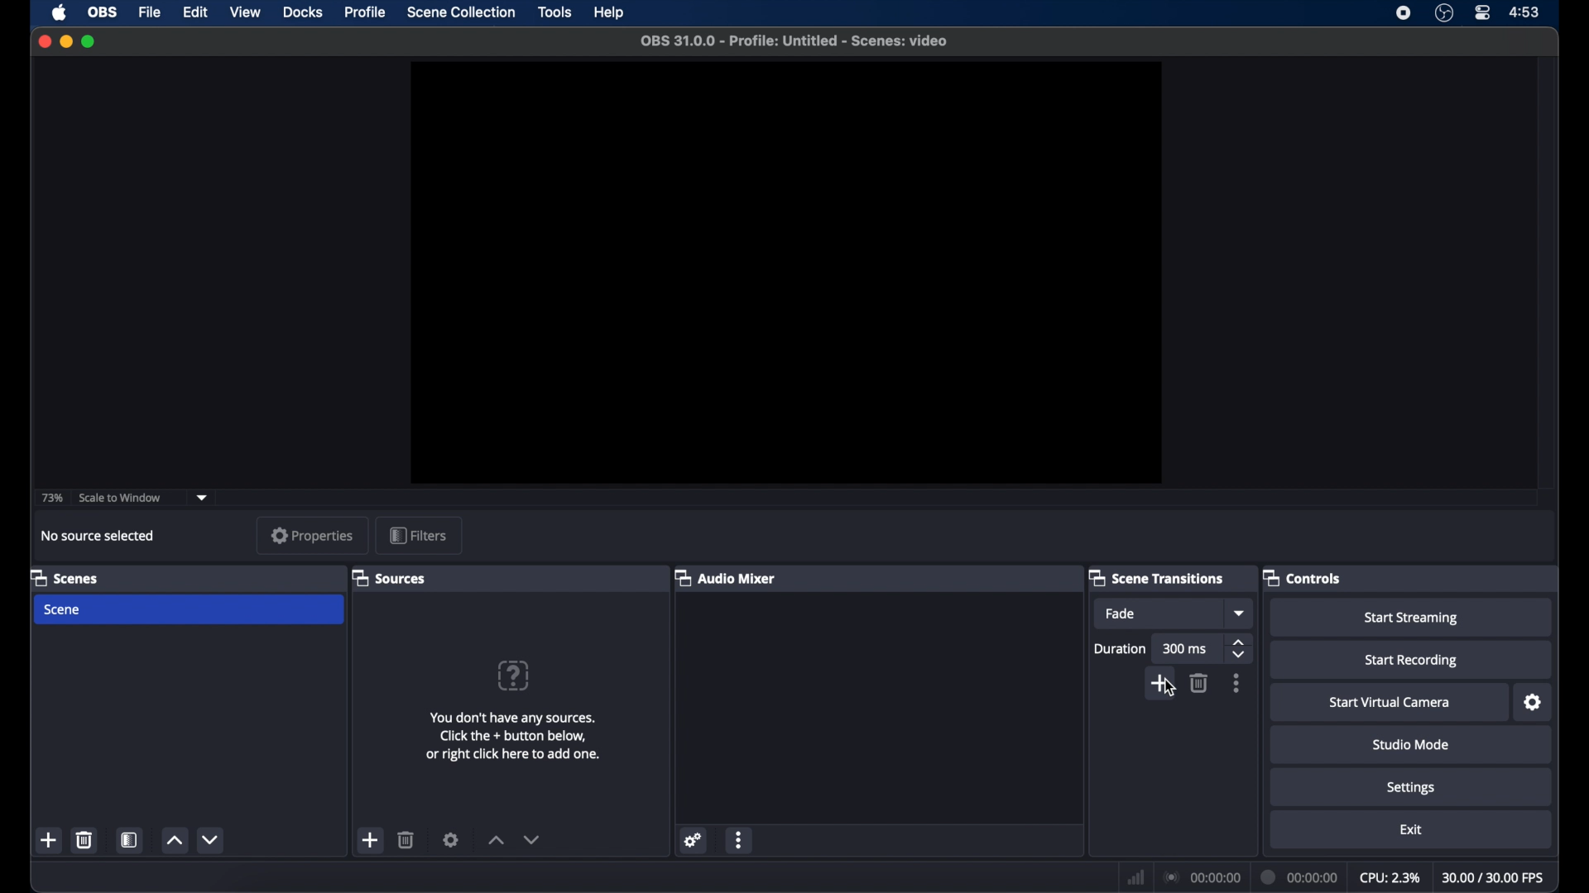  I want to click on start streaming, so click(1414, 618).